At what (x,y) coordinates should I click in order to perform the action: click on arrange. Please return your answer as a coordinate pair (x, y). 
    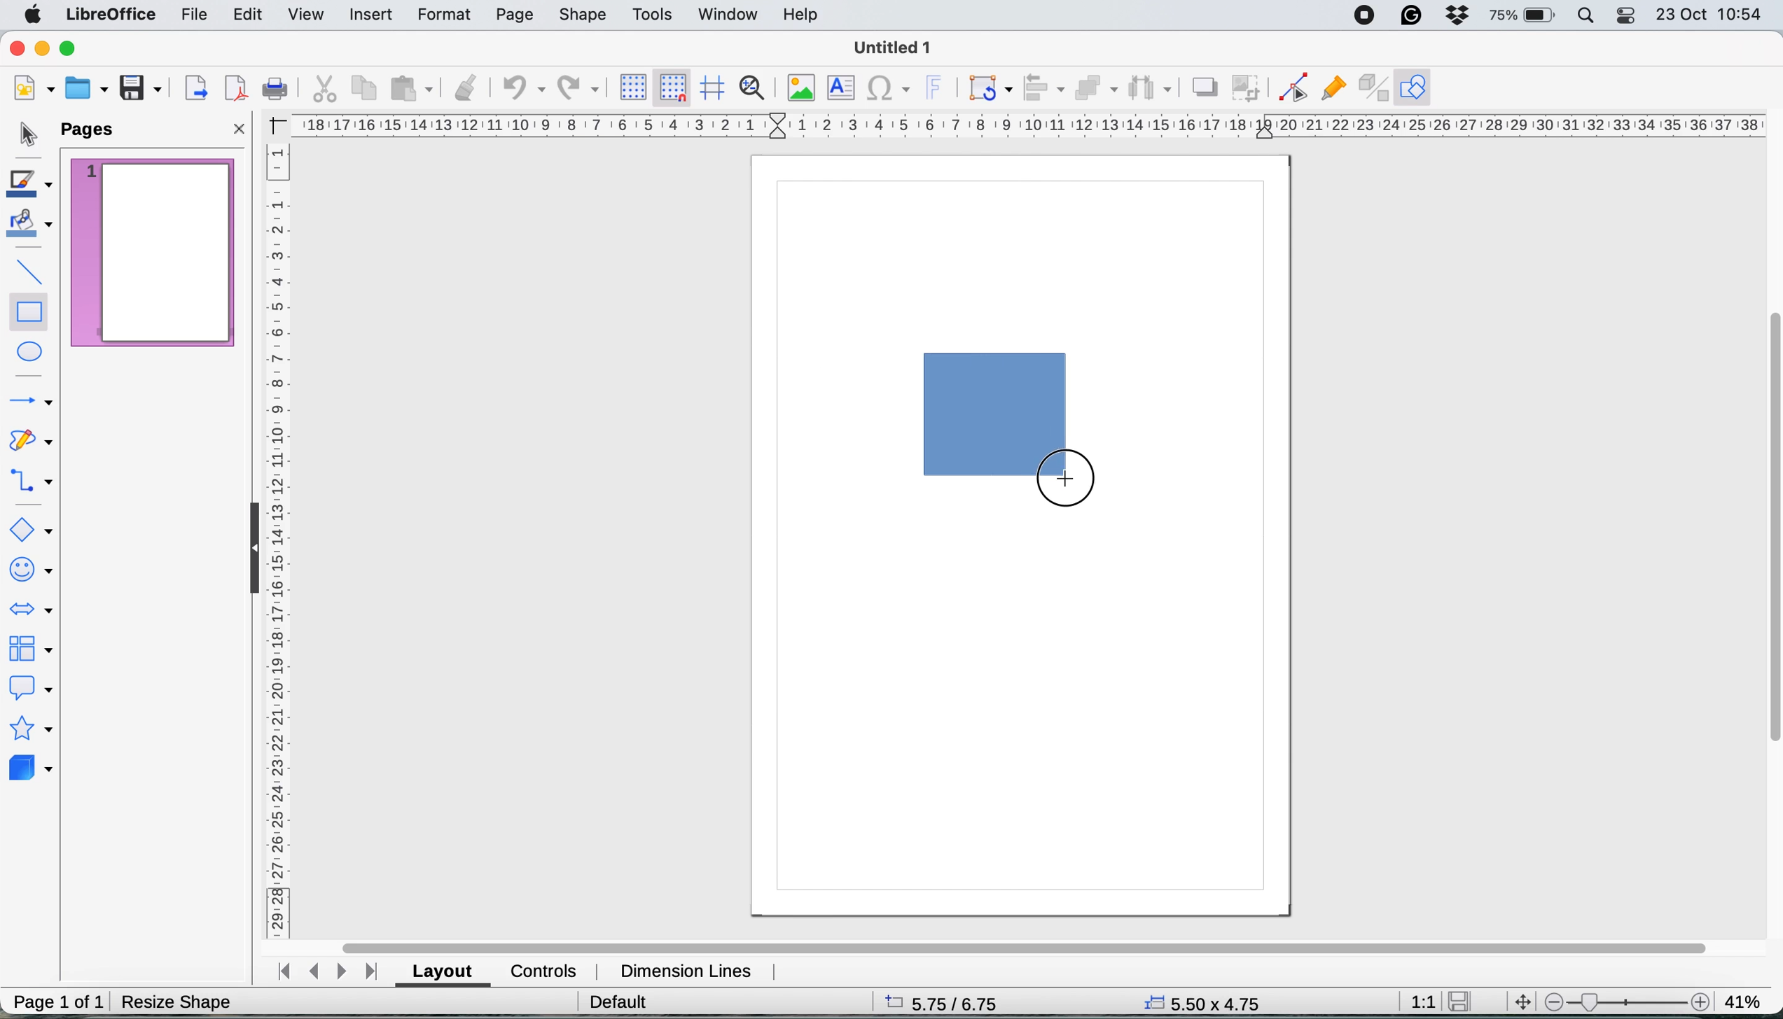
    Looking at the image, I should click on (1100, 89).